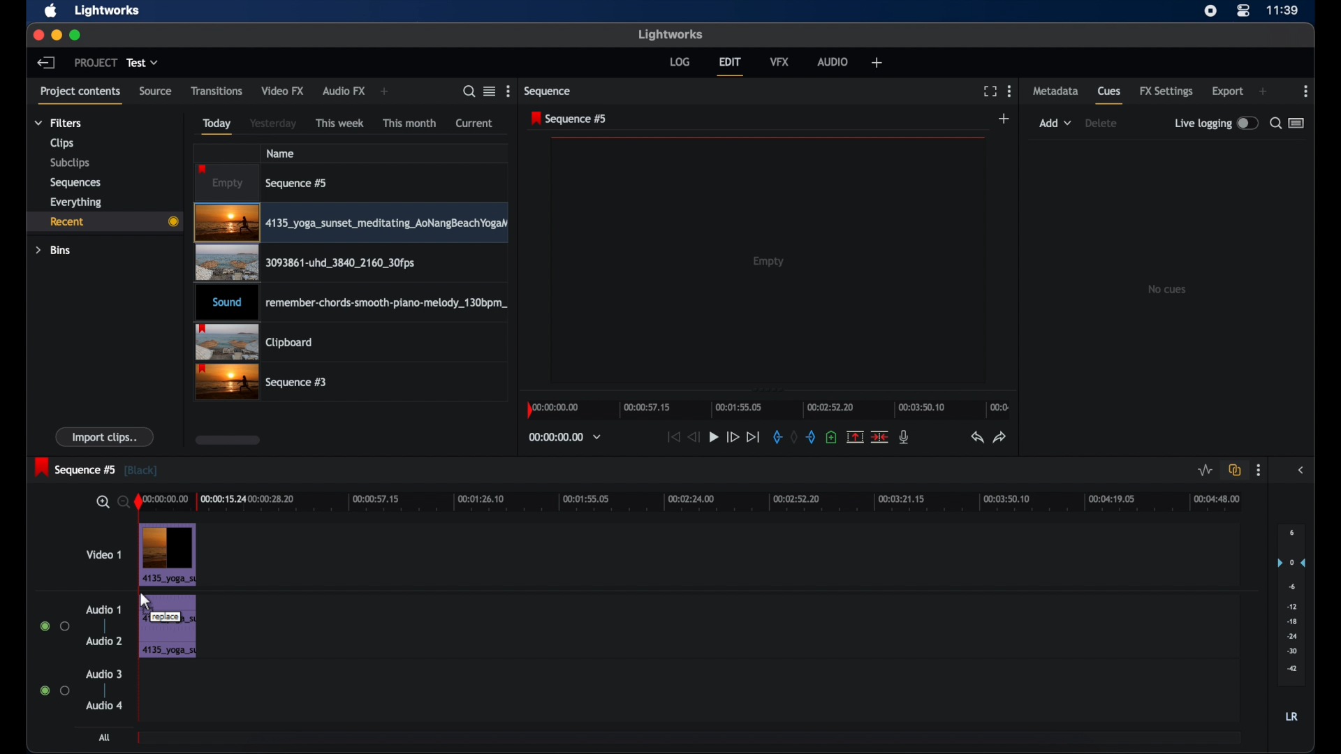  What do you see at coordinates (59, 123) in the screenshot?
I see `filters` at bounding box center [59, 123].